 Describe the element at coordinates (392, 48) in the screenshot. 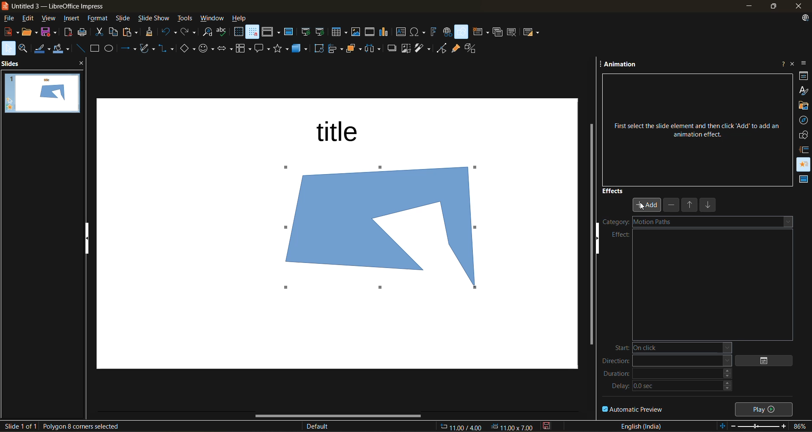

I see `shadow` at that location.